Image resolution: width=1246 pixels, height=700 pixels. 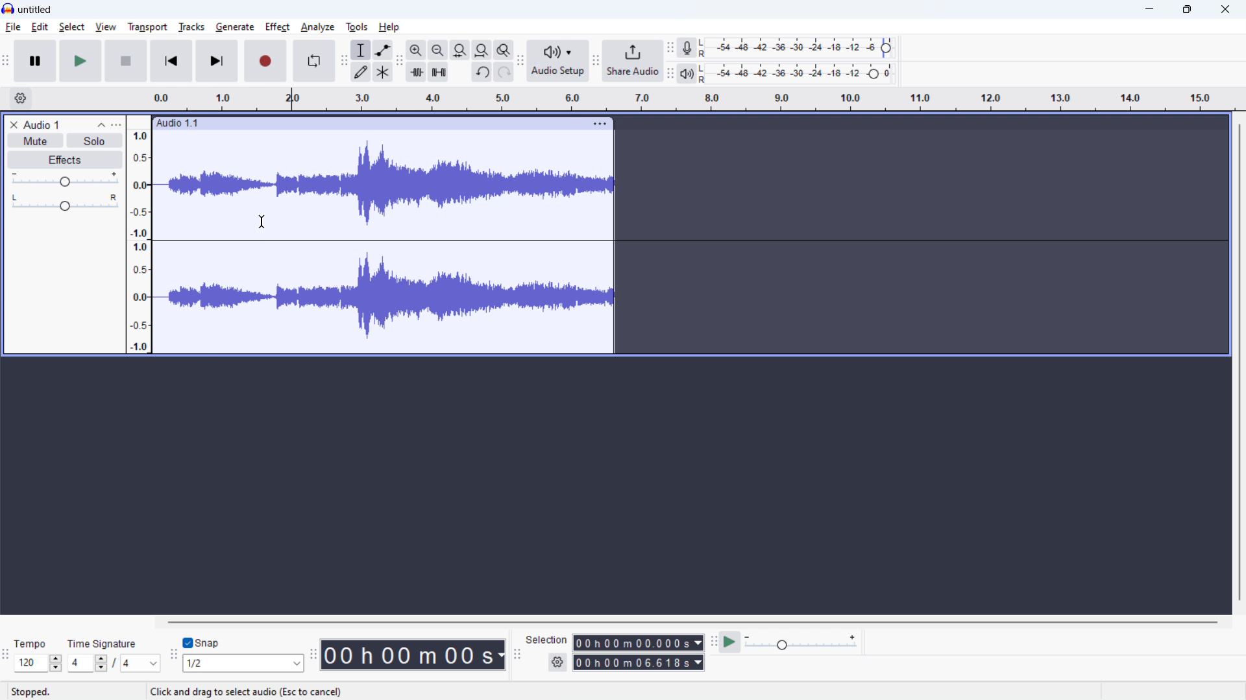 What do you see at coordinates (264, 60) in the screenshot?
I see `record` at bounding box center [264, 60].